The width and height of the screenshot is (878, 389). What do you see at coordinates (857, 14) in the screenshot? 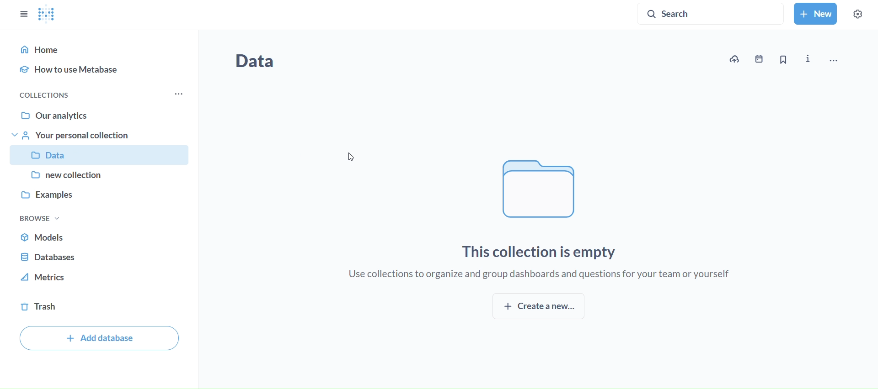
I see `settings` at bounding box center [857, 14].